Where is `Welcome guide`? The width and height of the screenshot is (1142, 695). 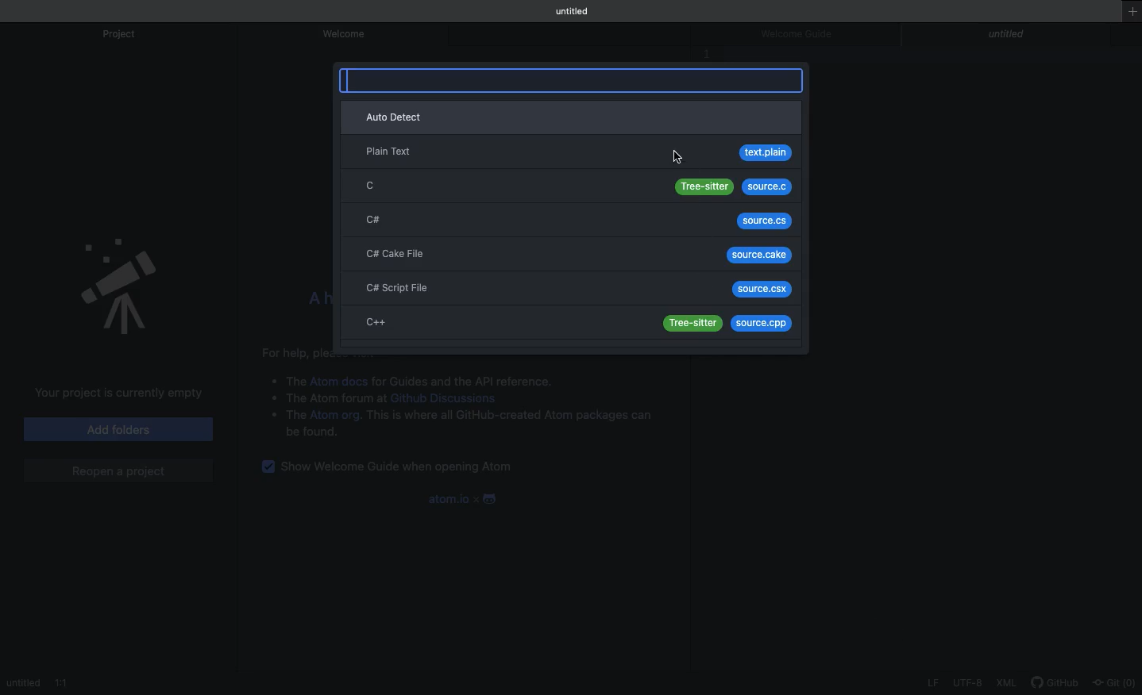
Welcome guide is located at coordinates (802, 33).